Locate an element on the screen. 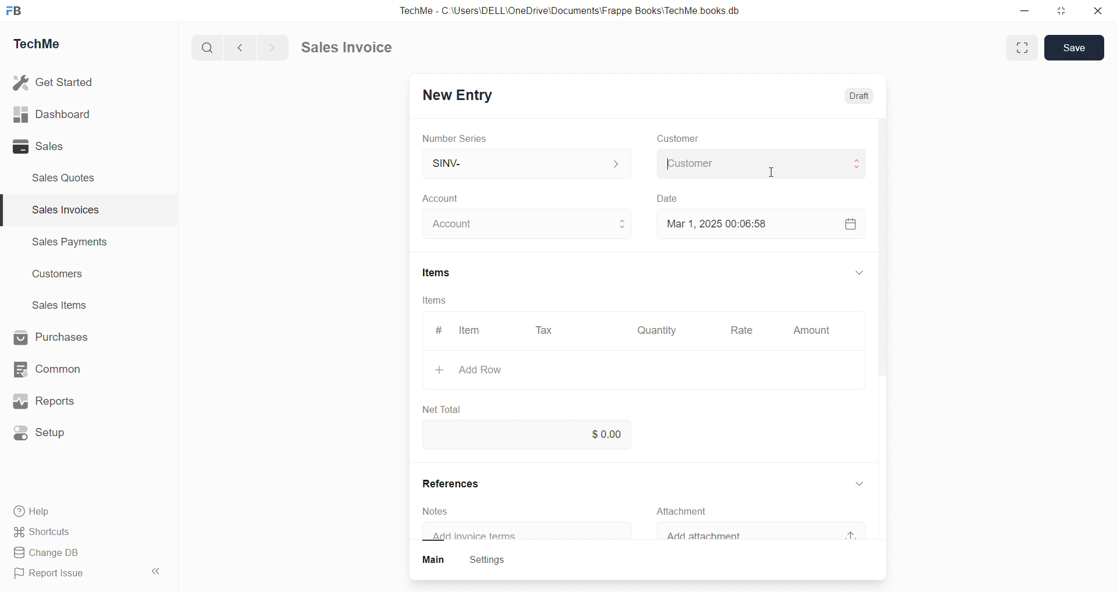 This screenshot has height=592, width=1117. Notes is located at coordinates (442, 511).